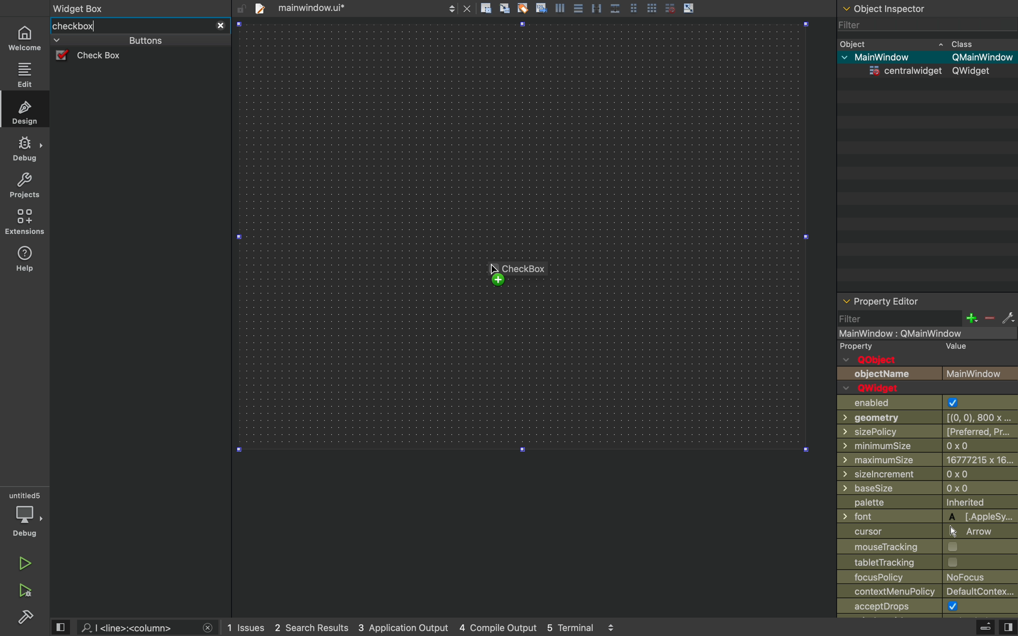  I want to click on environment, so click(23, 222).